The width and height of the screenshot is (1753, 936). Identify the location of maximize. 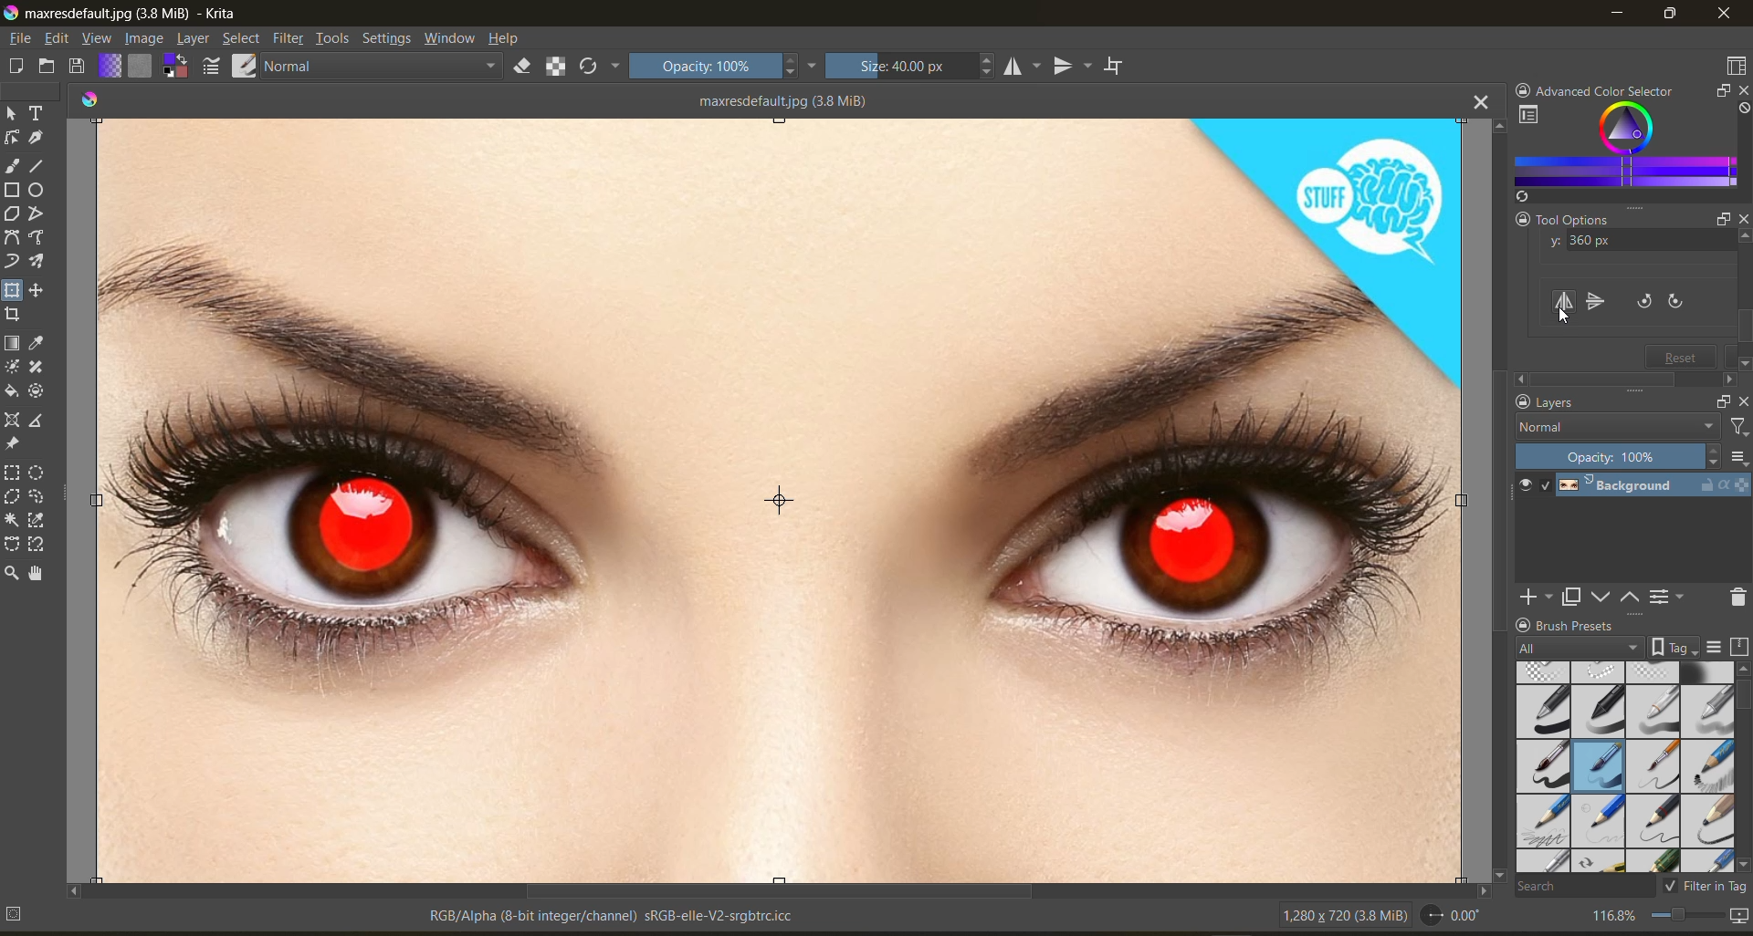
(1674, 16).